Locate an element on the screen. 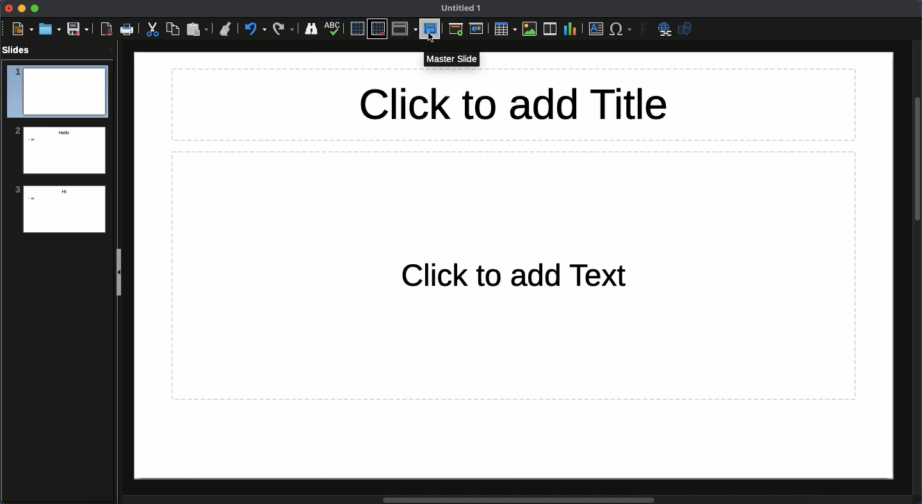 The image size is (922, 504). cursor is located at coordinates (430, 39).